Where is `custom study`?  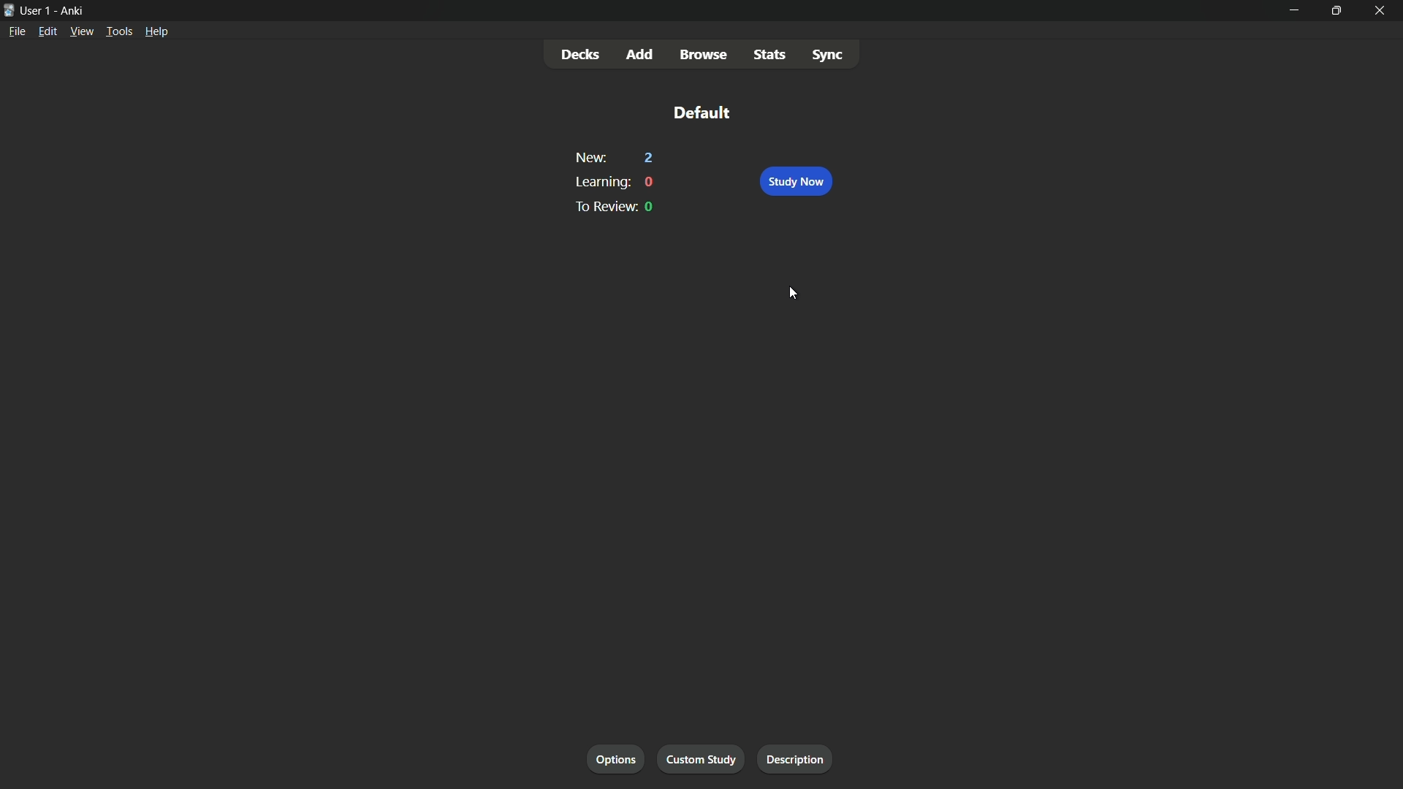
custom study is located at coordinates (703, 758).